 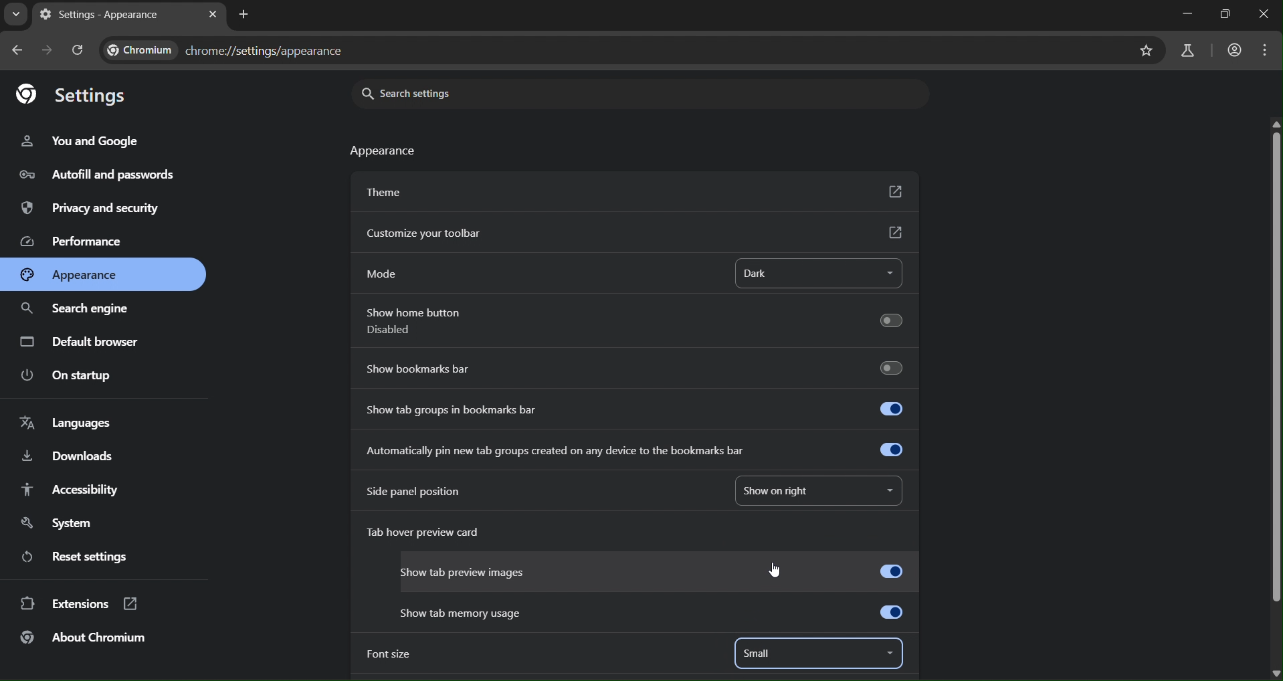 I want to click on search labs, so click(x=1183, y=51).